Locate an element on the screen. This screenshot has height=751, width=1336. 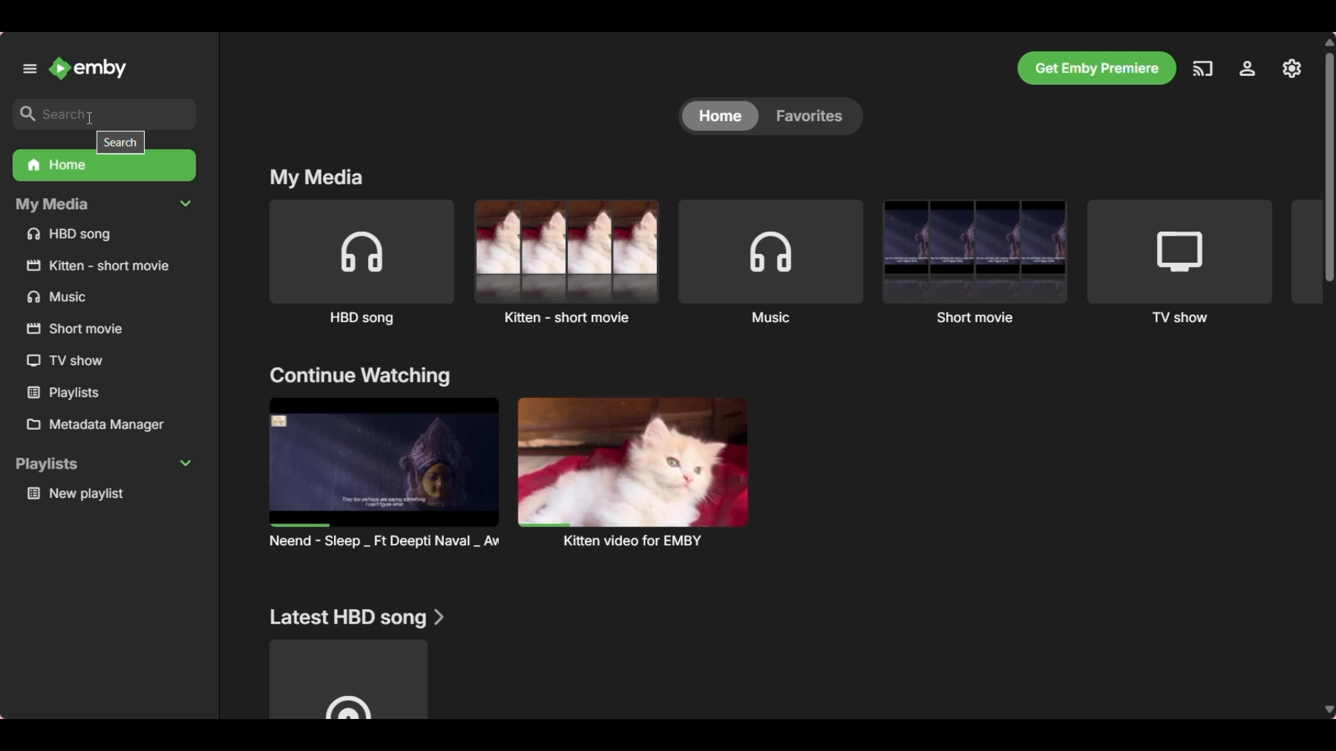
Collapse My Media is located at coordinates (102, 204).